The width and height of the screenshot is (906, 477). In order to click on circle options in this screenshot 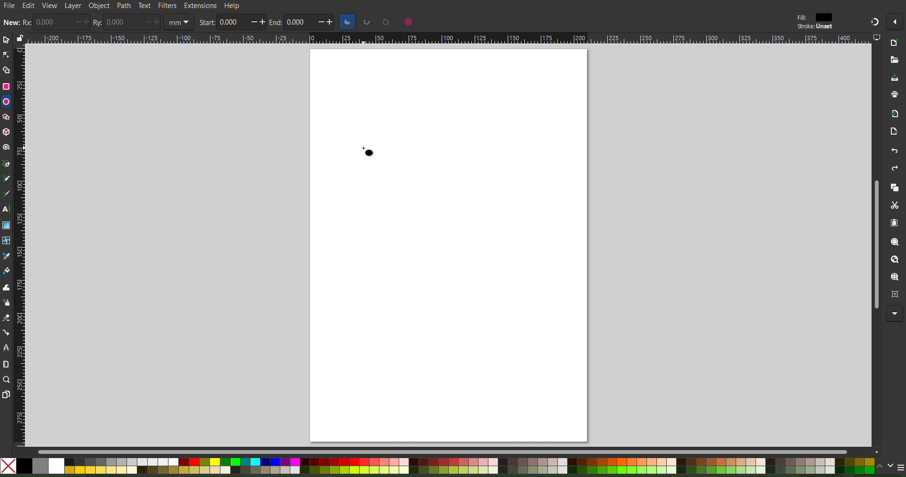, I will do `click(385, 22)`.